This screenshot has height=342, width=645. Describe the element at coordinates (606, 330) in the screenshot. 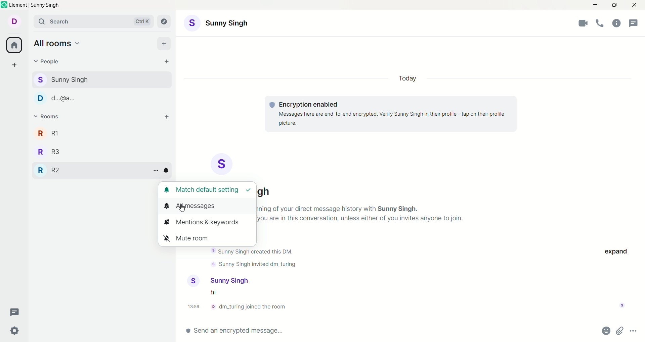

I see `emoji` at that location.